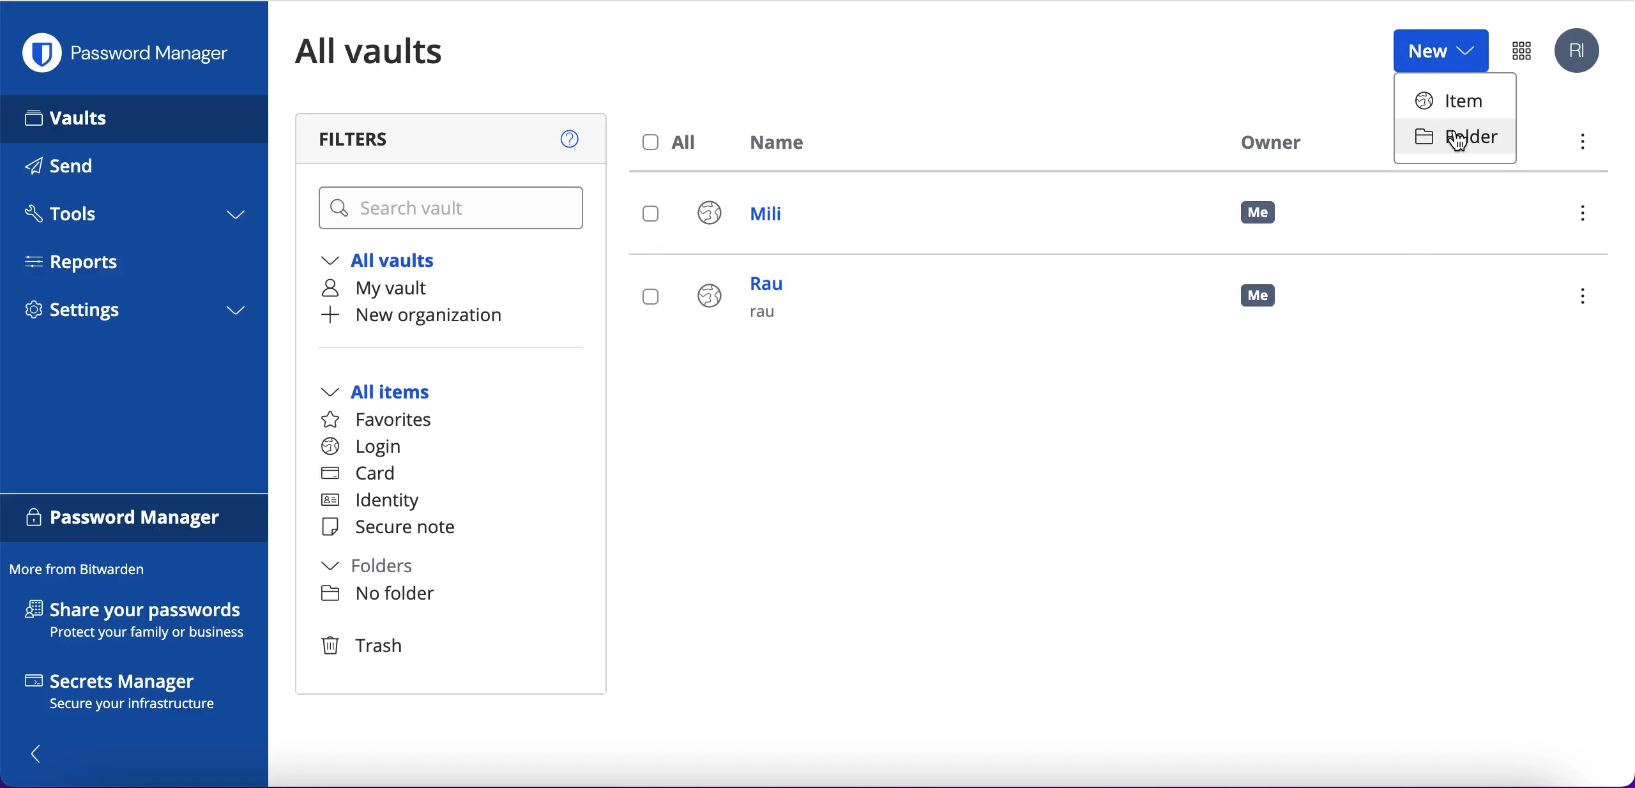 The height and width of the screenshot is (788, 1635). Describe the element at coordinates (1454, 102) in the screenshot. I see `item` at that location.